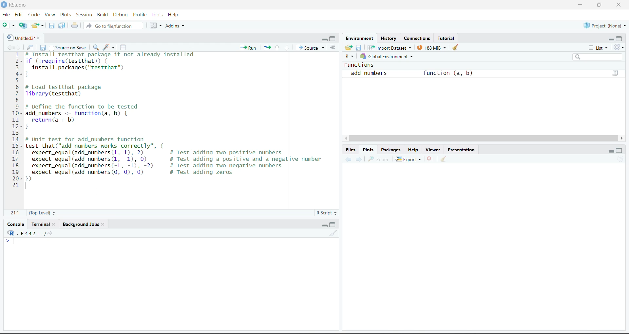  I want to click on cursor, so click(97, 192).